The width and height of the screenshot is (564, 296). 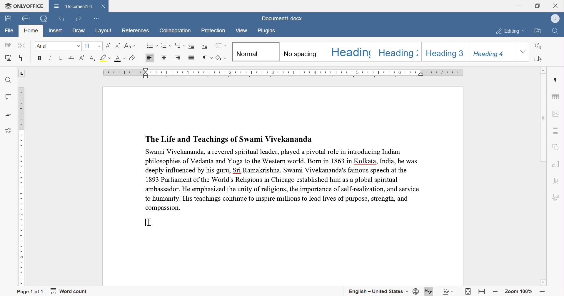 I want to click on ONLYOFFICE, so click(x=24, y=6).